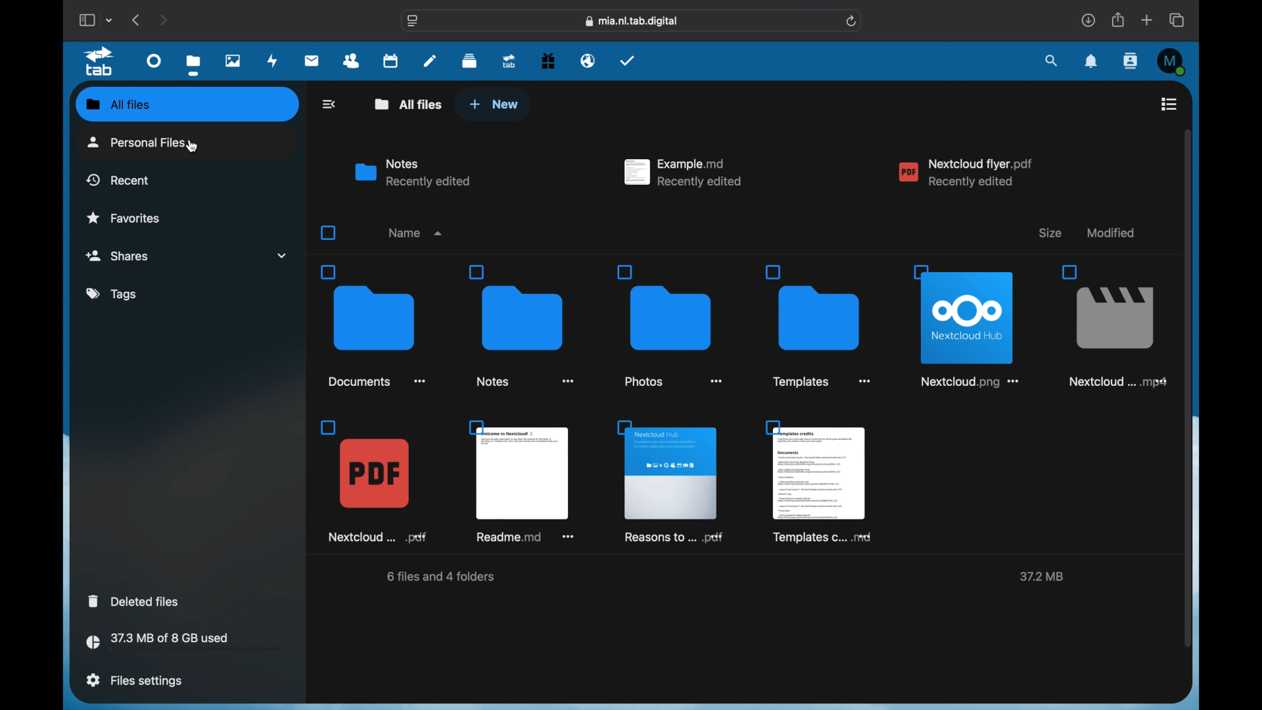  Describe the element at coordinates (135, 601) in the screenshot. I see `deleted` at that location.